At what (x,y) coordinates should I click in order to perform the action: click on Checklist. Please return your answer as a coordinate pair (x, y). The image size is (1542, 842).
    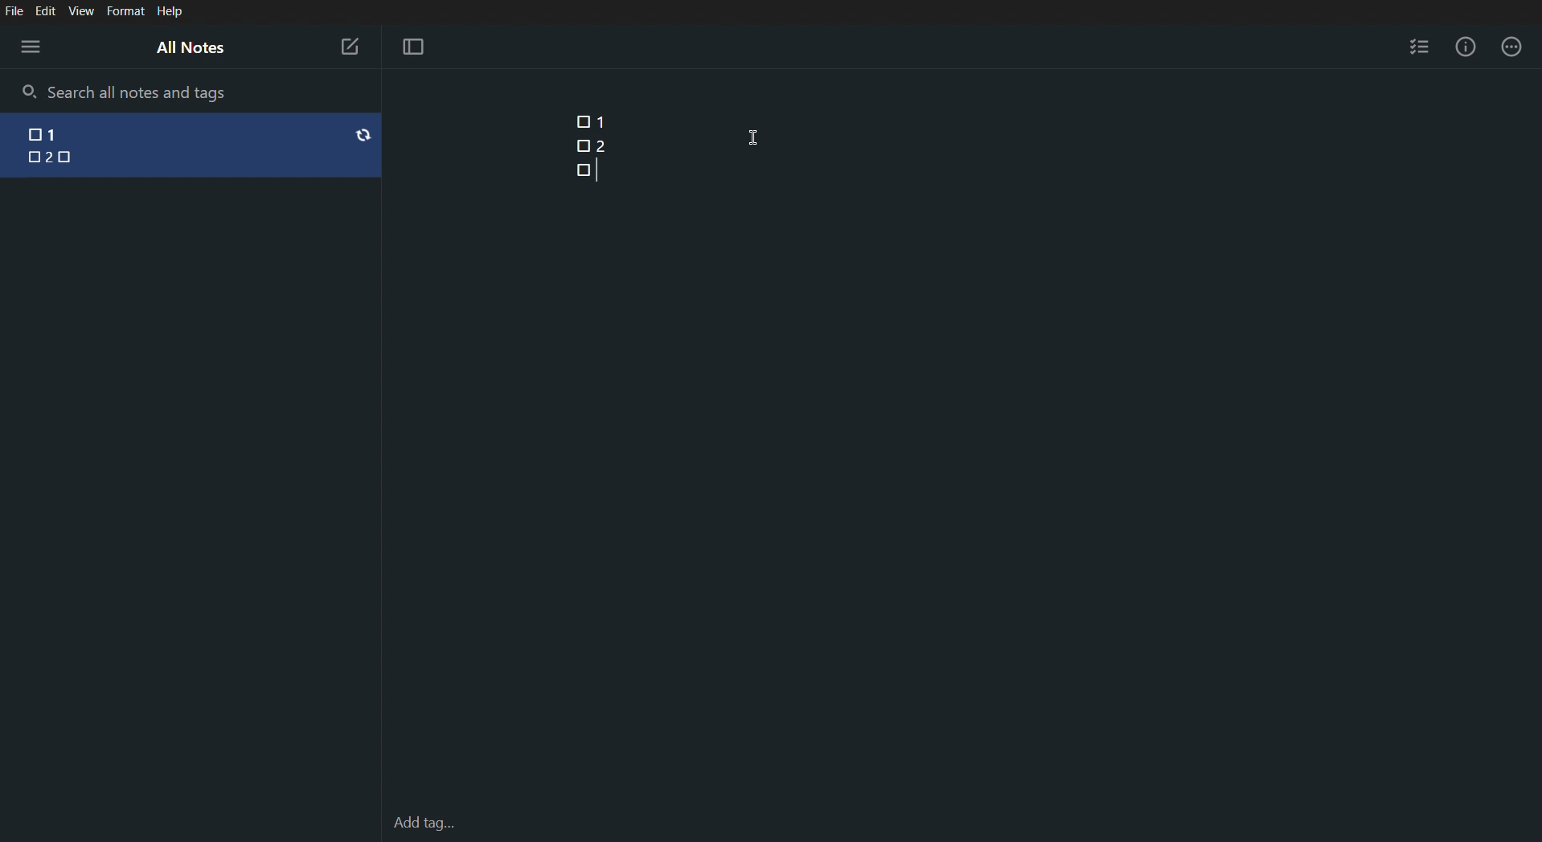
    Looking at the image, I should click on (1419, 44).